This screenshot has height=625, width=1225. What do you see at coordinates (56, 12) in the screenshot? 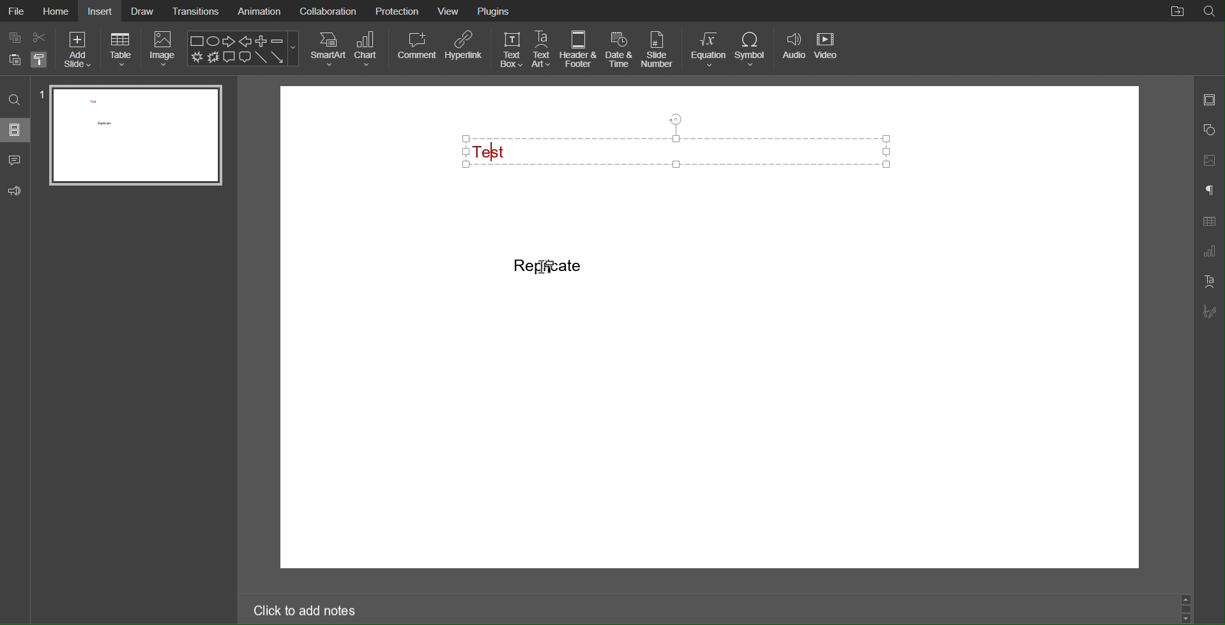
I see `Home` at bounding box center [56, 12].